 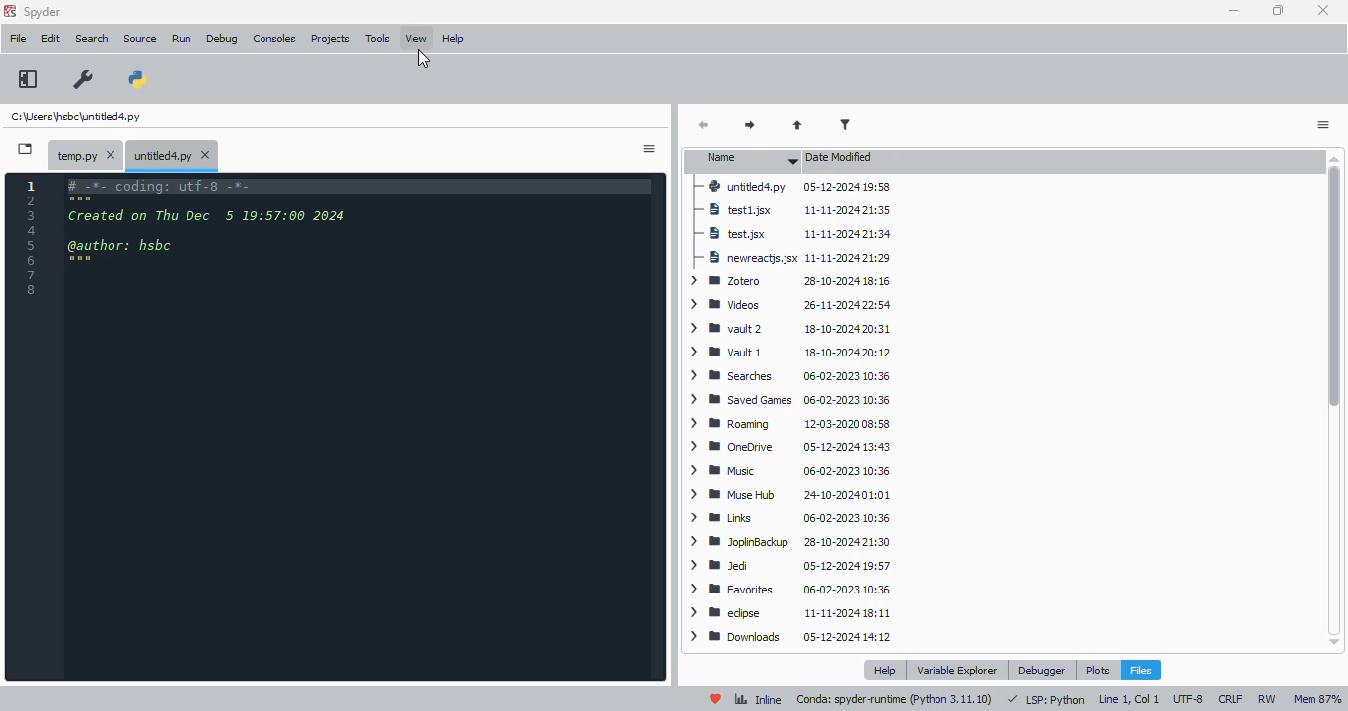 What do you see at coordinates (791, 567) in the screenshot?
I see `Jedi` at bounding box center [791, 567].